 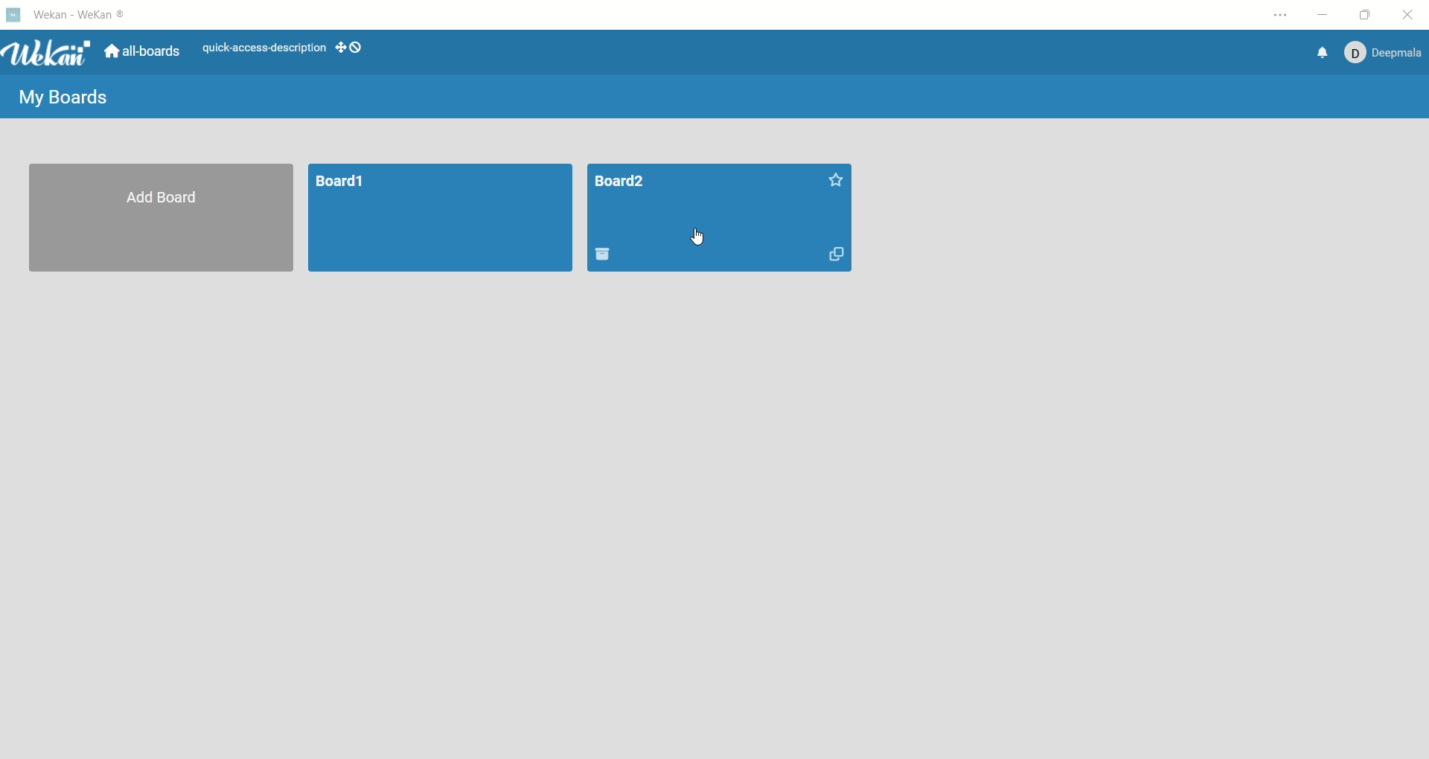 I want to click on all boards, so click(x=144, y=49).